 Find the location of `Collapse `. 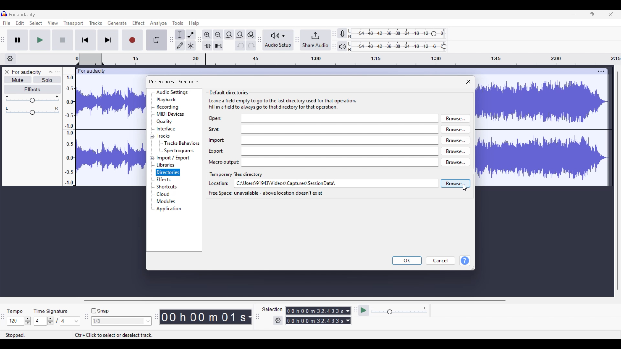

Collapse  is located at coordinates (50, 72).